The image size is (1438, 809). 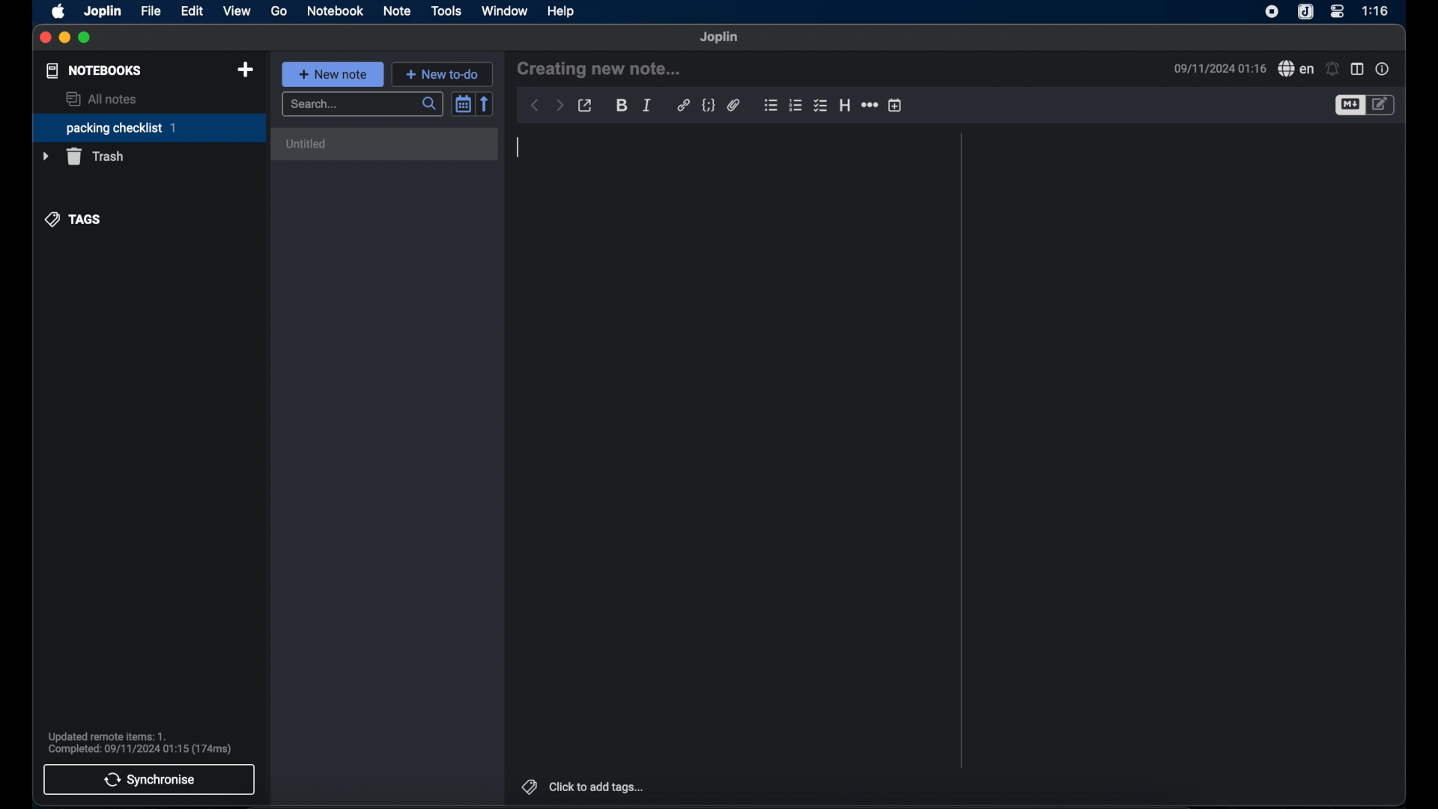 What do you see at coordinates (462, 103) in the screenshot?
I see `toggle sort order field` at bounding box center [462, 103].